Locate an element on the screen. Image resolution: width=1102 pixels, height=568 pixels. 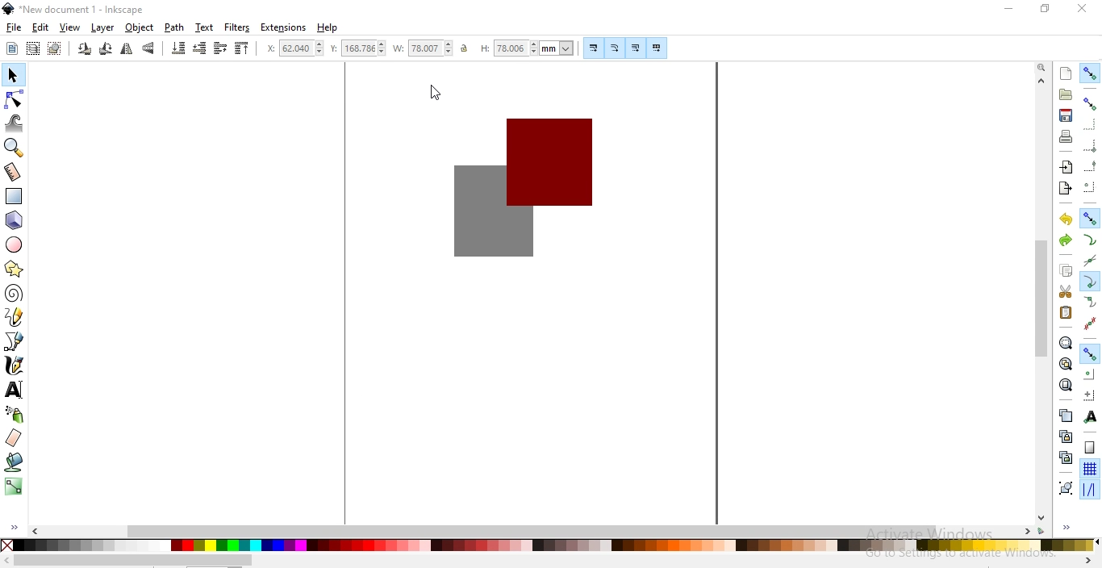
create and edit text objects is located at coordinates (14, 390).